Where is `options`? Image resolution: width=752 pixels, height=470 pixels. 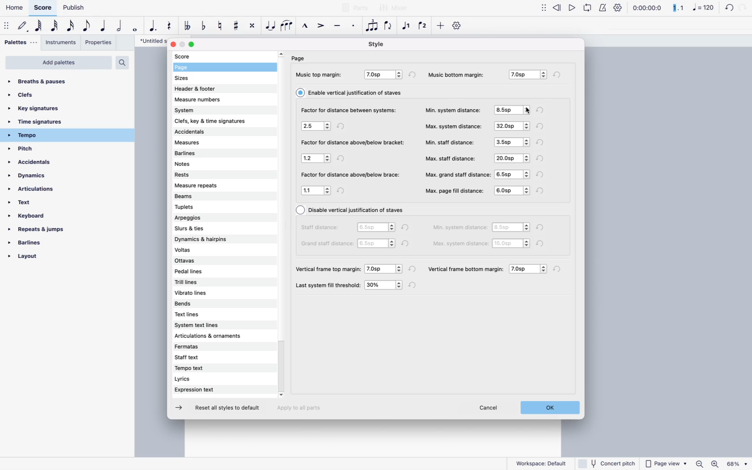 options is located at coordinates (385, 286).